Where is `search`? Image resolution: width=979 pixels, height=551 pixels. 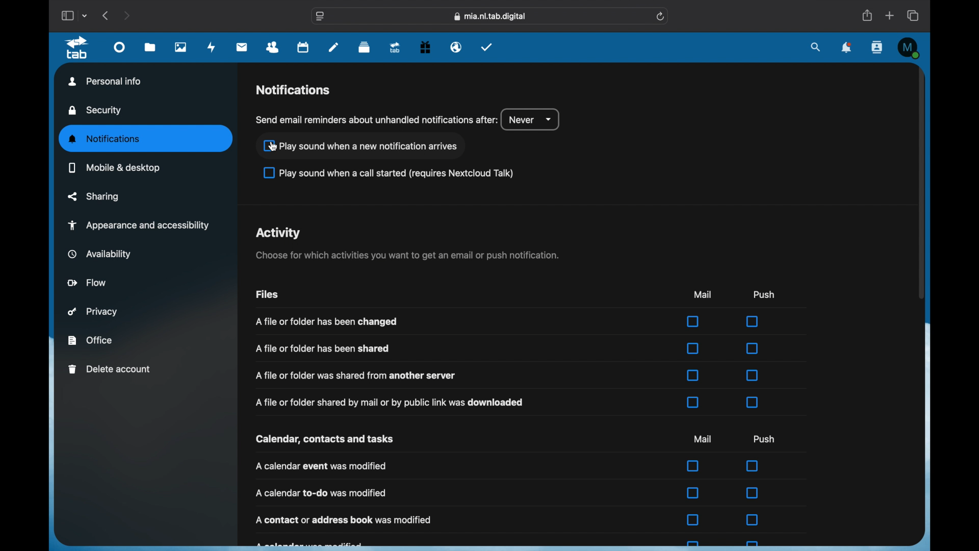 search is located at coordinates (816, 46).